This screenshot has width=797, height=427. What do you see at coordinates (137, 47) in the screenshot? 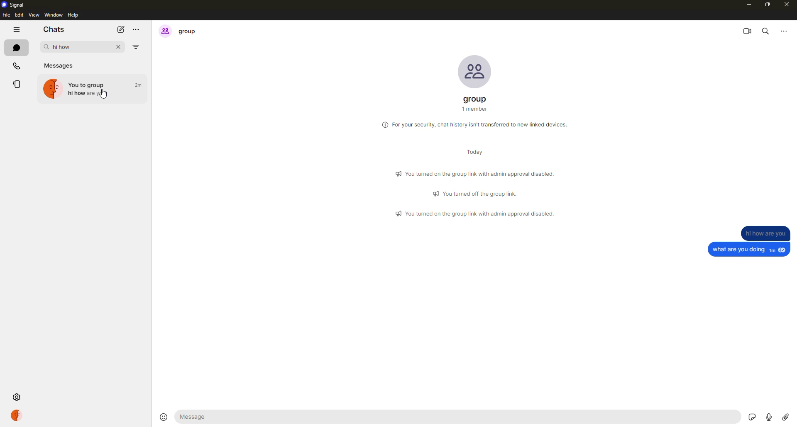
I see `filter` at bounding box center [137, 47].